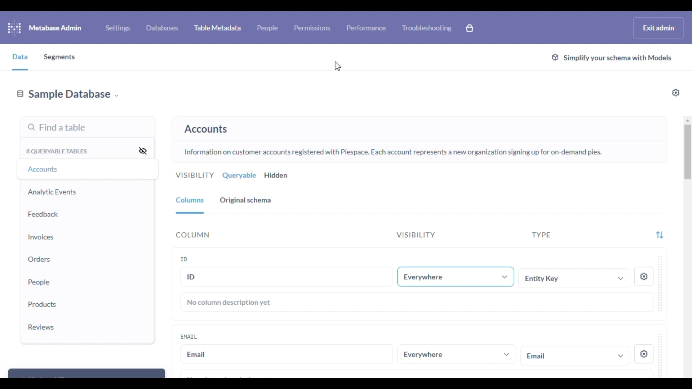  Describe the element at coordinates (393, 153) in the screenshot. I see `Information on customer accounts registered with Piespace. Each account represents a new organization signing up for on-demand pies.` at that location.